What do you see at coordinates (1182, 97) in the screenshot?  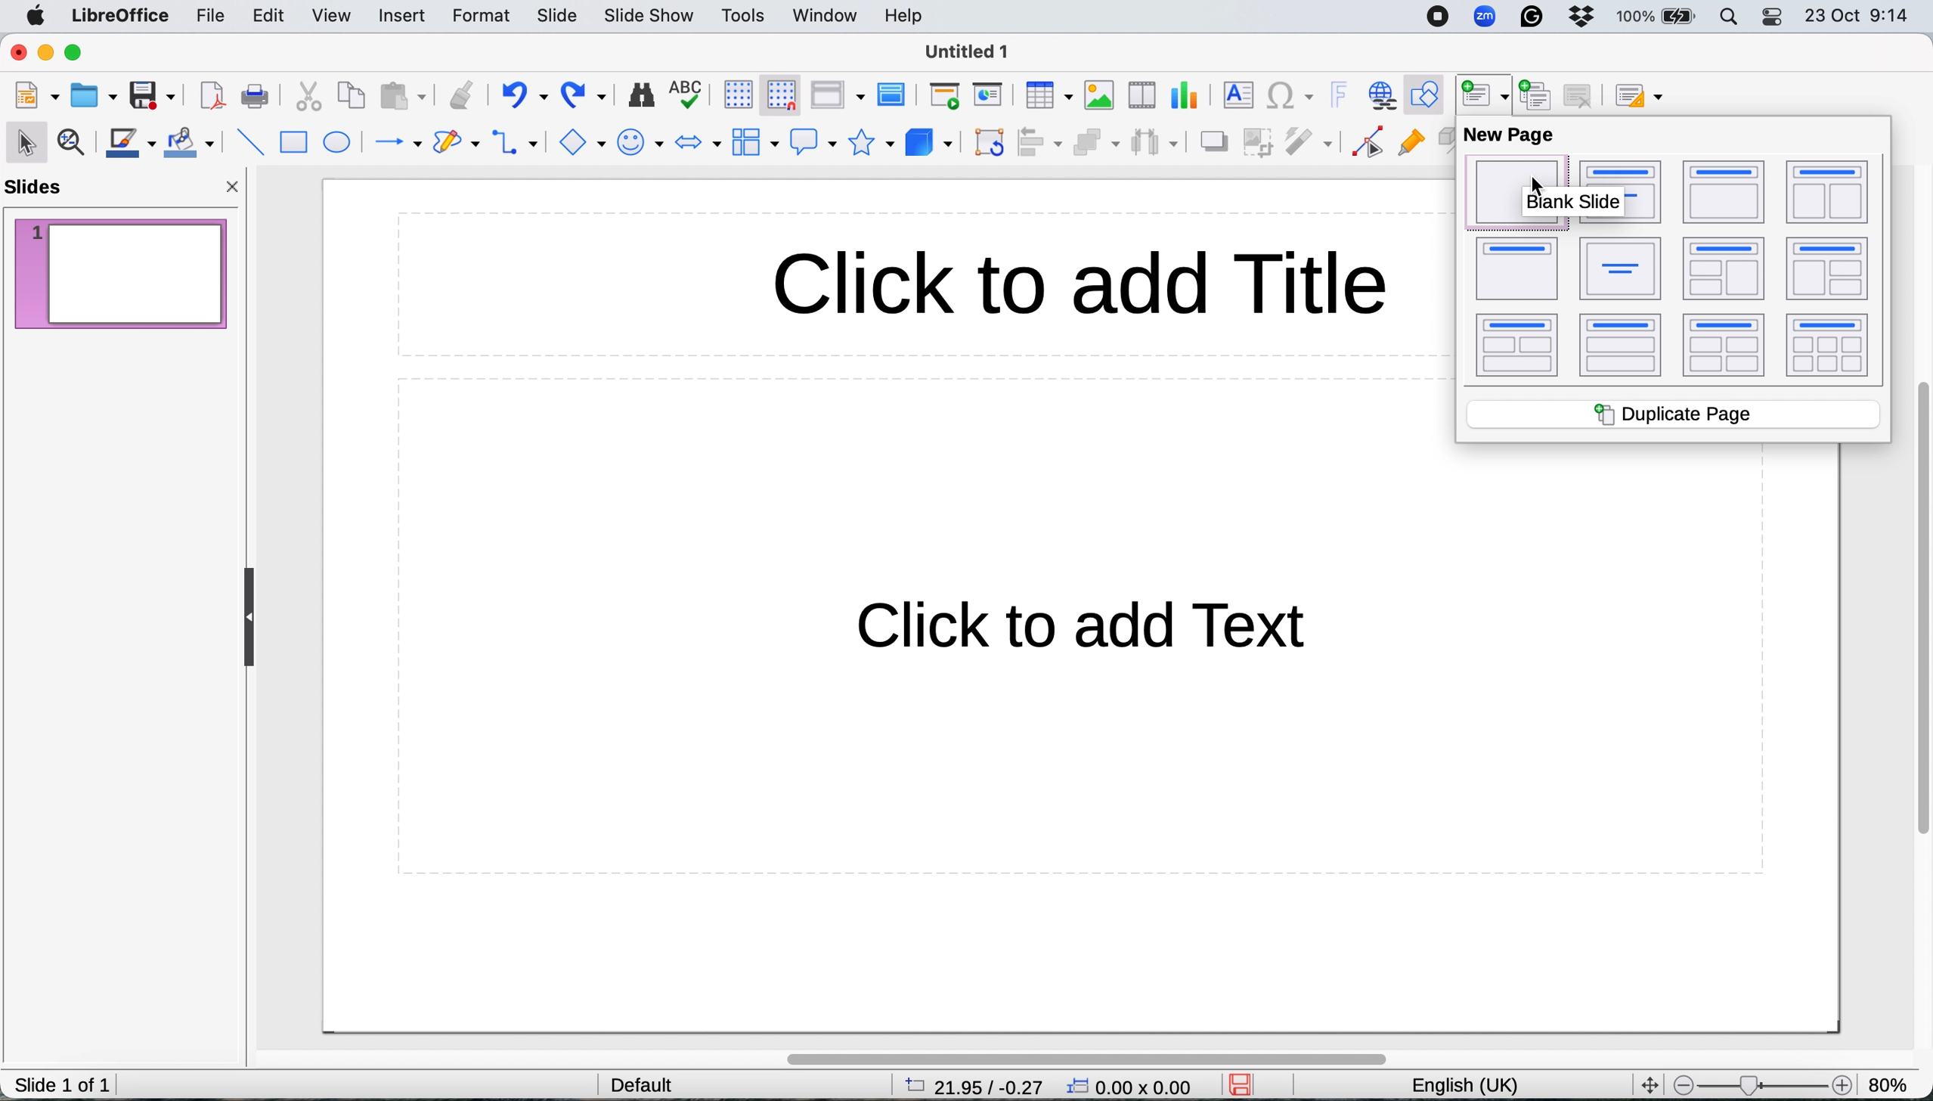 I see `insert chart` at bounding box center [1182, 97].